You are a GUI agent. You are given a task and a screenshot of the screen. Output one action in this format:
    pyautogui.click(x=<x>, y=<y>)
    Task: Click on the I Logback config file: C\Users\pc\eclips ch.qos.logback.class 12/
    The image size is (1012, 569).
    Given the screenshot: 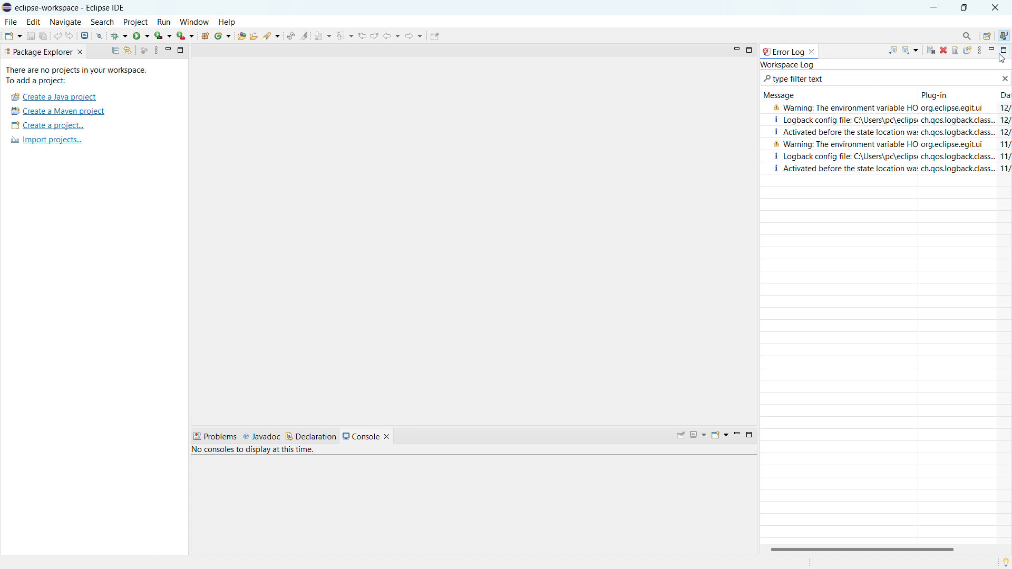 What is the action you would take?
    pyautogui.click(x=885, y=118)
    